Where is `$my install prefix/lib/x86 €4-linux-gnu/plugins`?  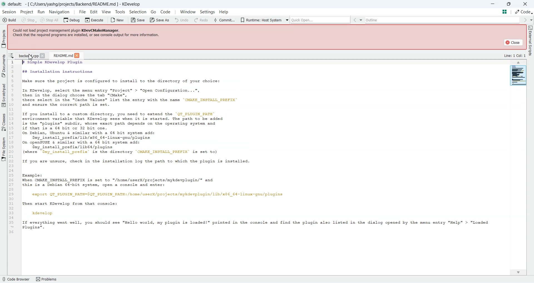
$my install prefix/lib/x86 €4-linux-gnu/plugins is located at coordinates (90, 137).